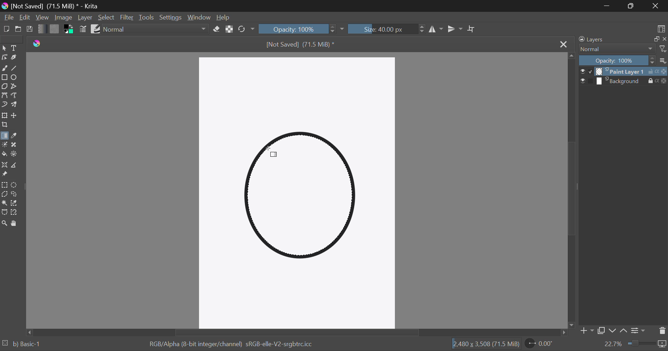 Image resolution: width=668 pixels, height=351 pixels. I want to click on Close, so click(657, 6).